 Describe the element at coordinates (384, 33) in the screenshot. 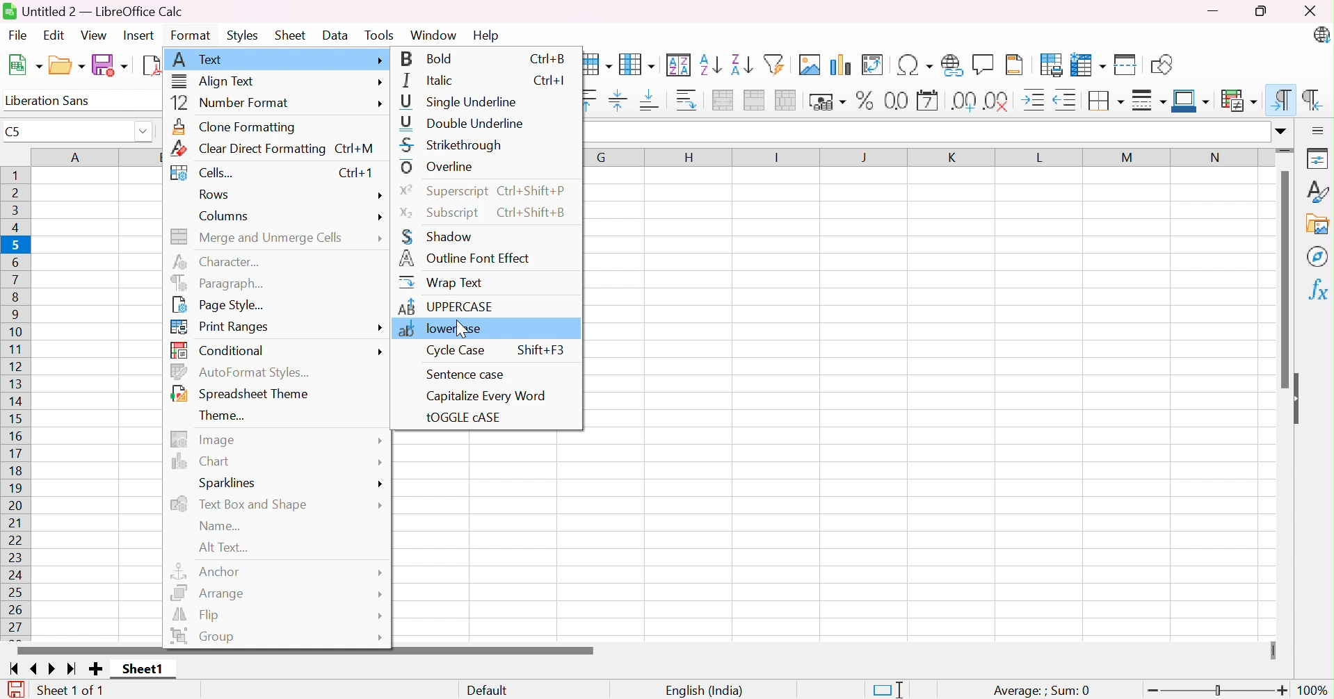

I see `Tools` at that location.